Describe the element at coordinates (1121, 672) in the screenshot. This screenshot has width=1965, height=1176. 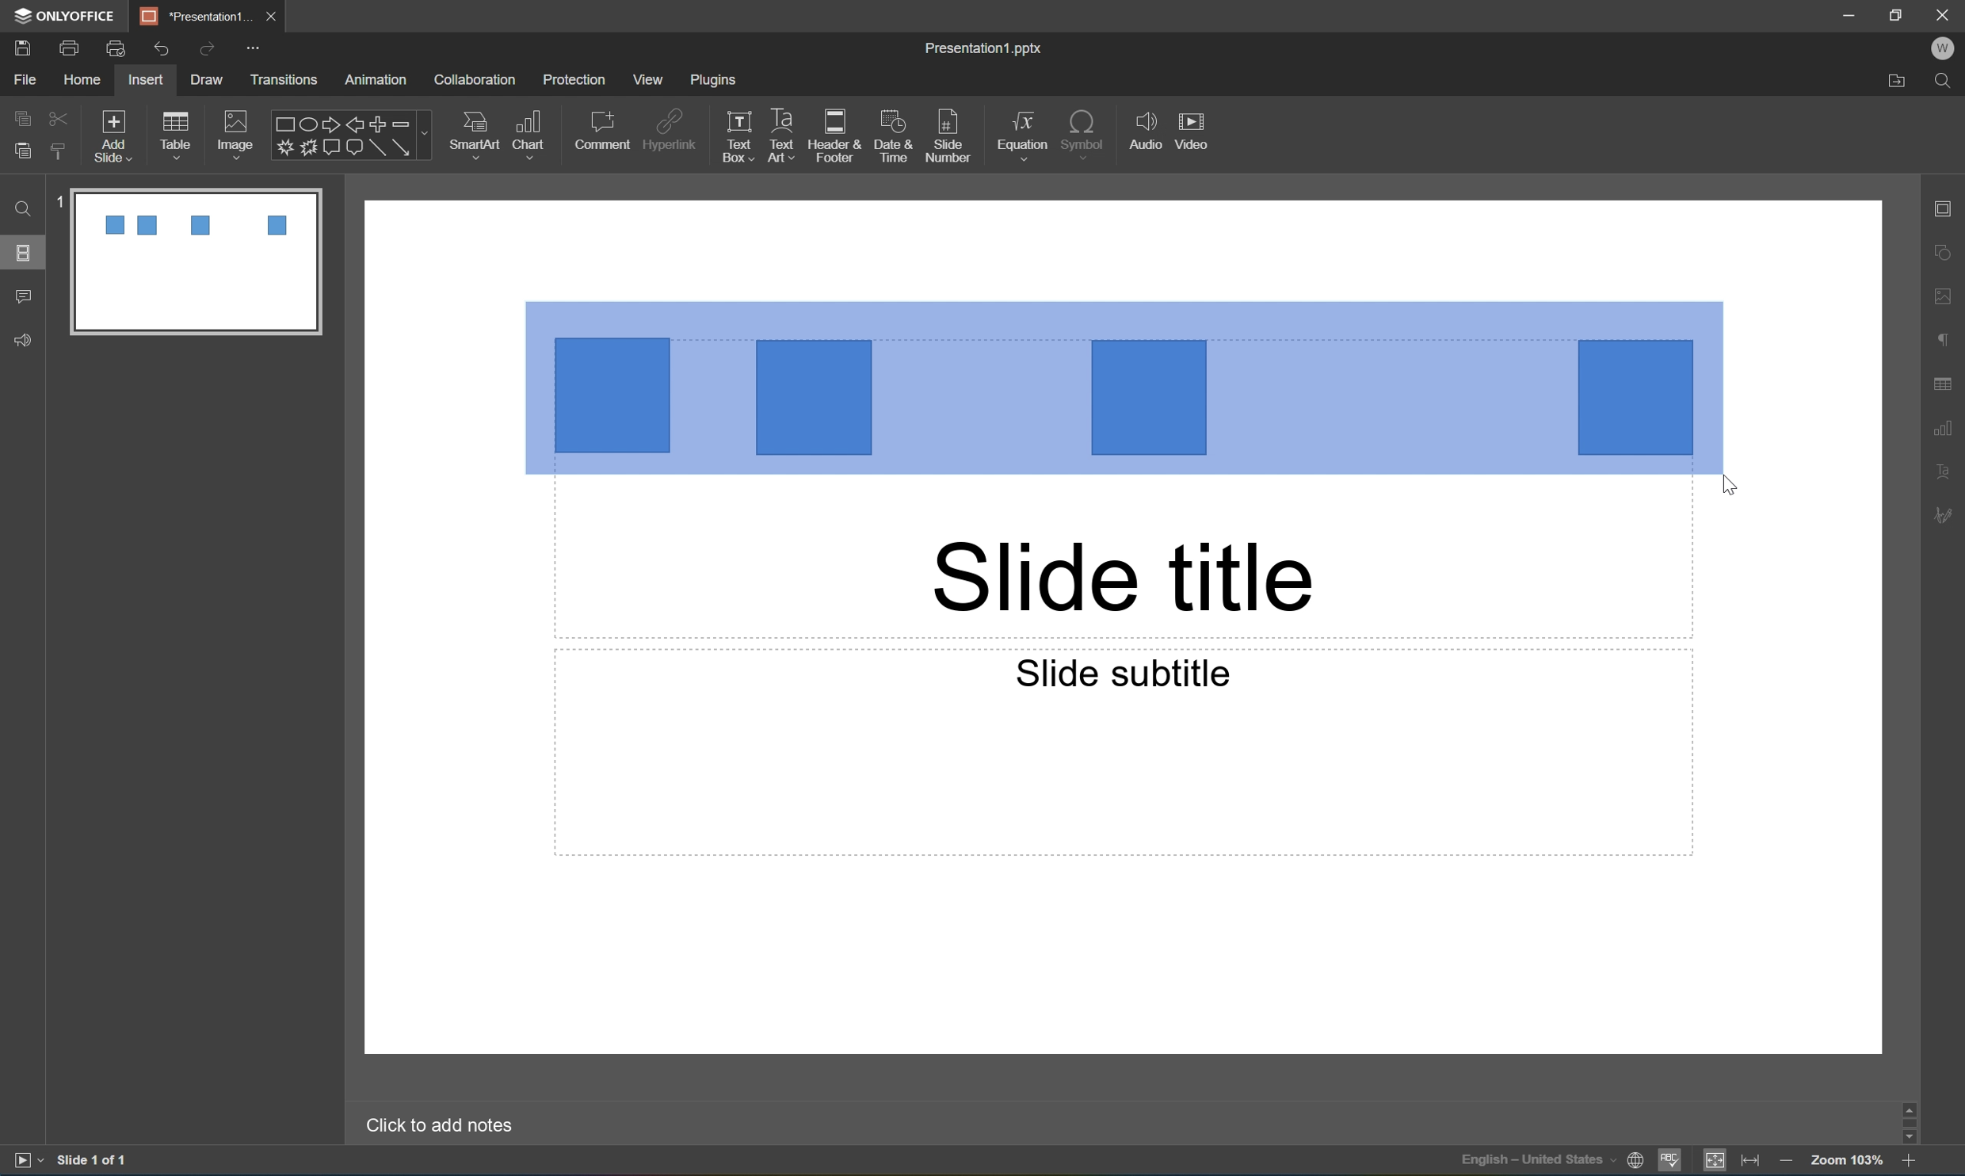
I see `slide subtitle` at that location.